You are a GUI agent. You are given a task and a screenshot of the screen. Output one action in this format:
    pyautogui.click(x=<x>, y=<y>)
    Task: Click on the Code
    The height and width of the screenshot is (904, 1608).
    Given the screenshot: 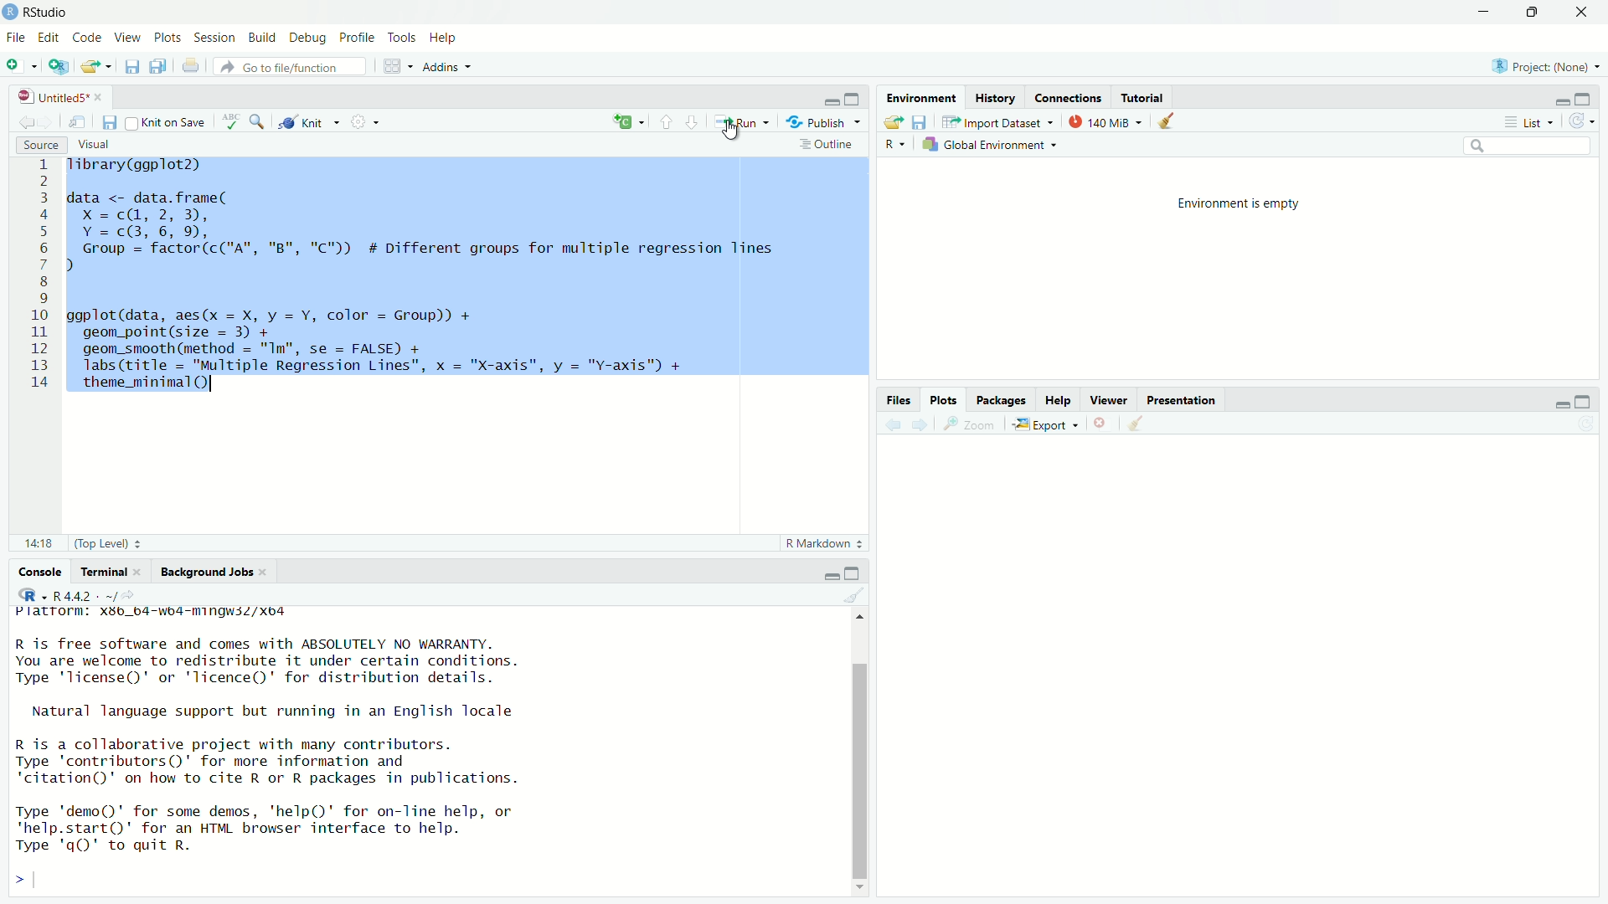 What is the action you would take?
    pyautogui.click(x=87, y=38)
    